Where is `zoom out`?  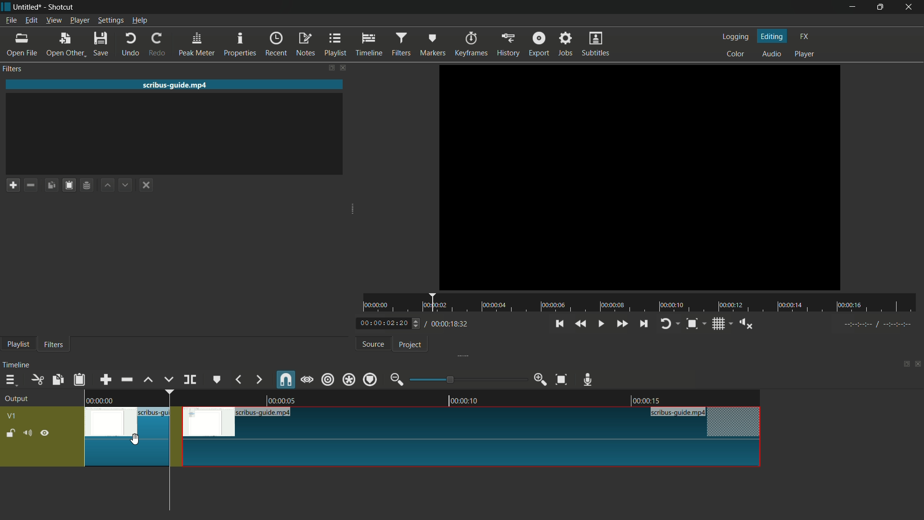
zoom out is located at coordinates (396, 379).